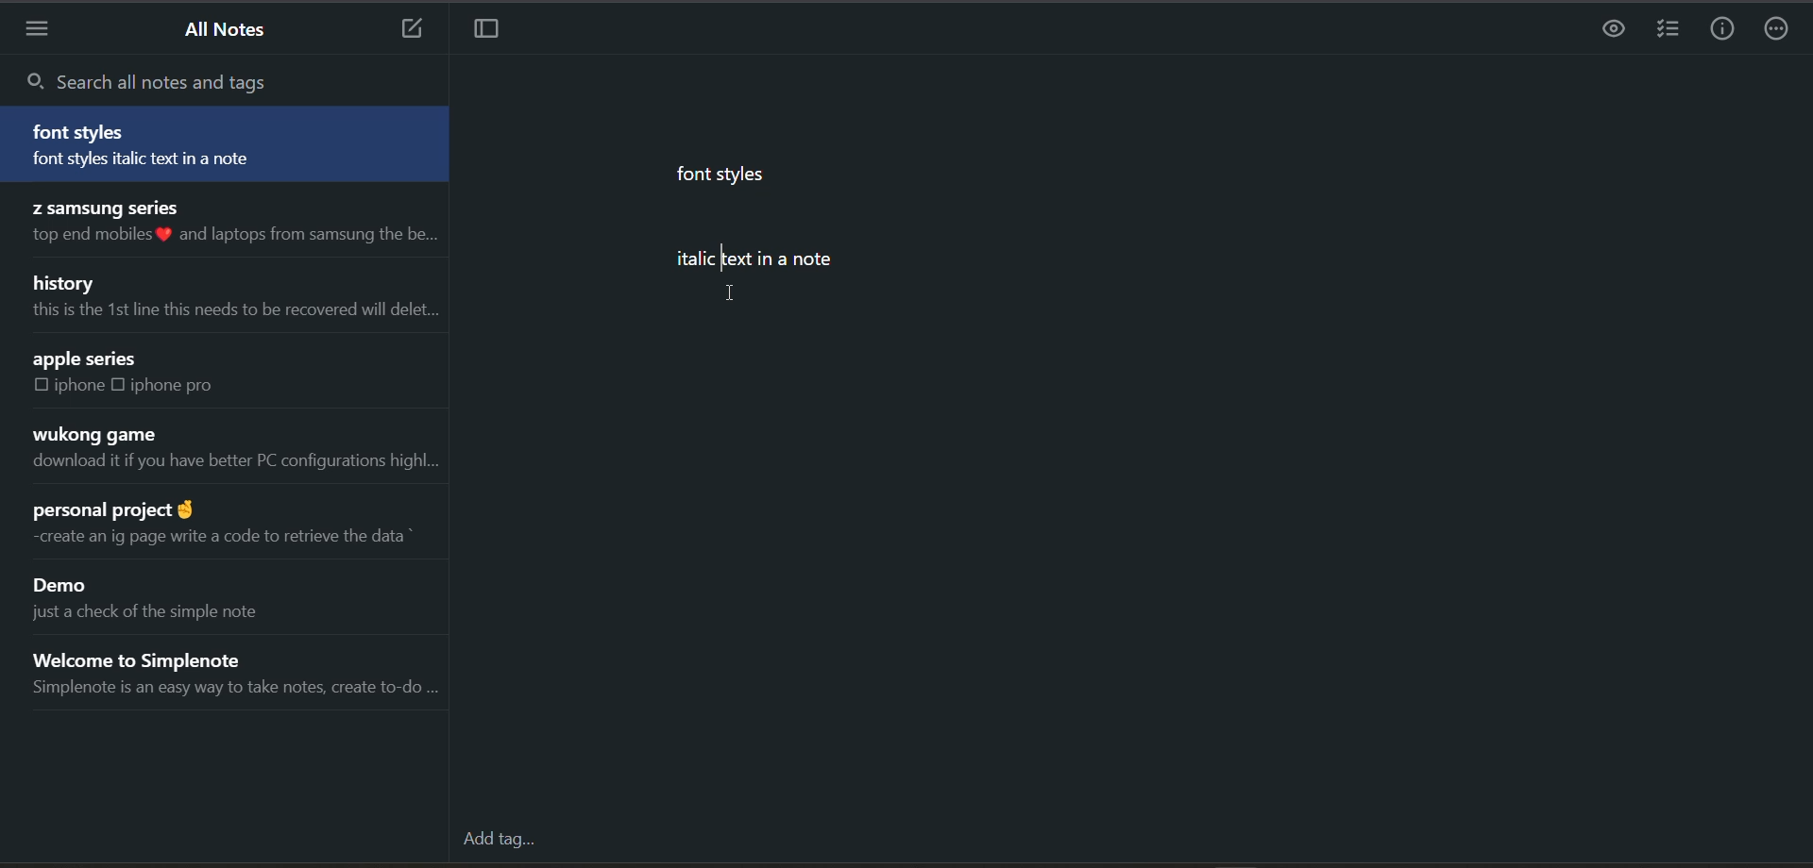 Image resolution: width=1813 pixels, height=868 pixels. What do you see at coordinates (158, 378) in the screenshot?
I see `note title and preview` at bounding box center [158, 378].